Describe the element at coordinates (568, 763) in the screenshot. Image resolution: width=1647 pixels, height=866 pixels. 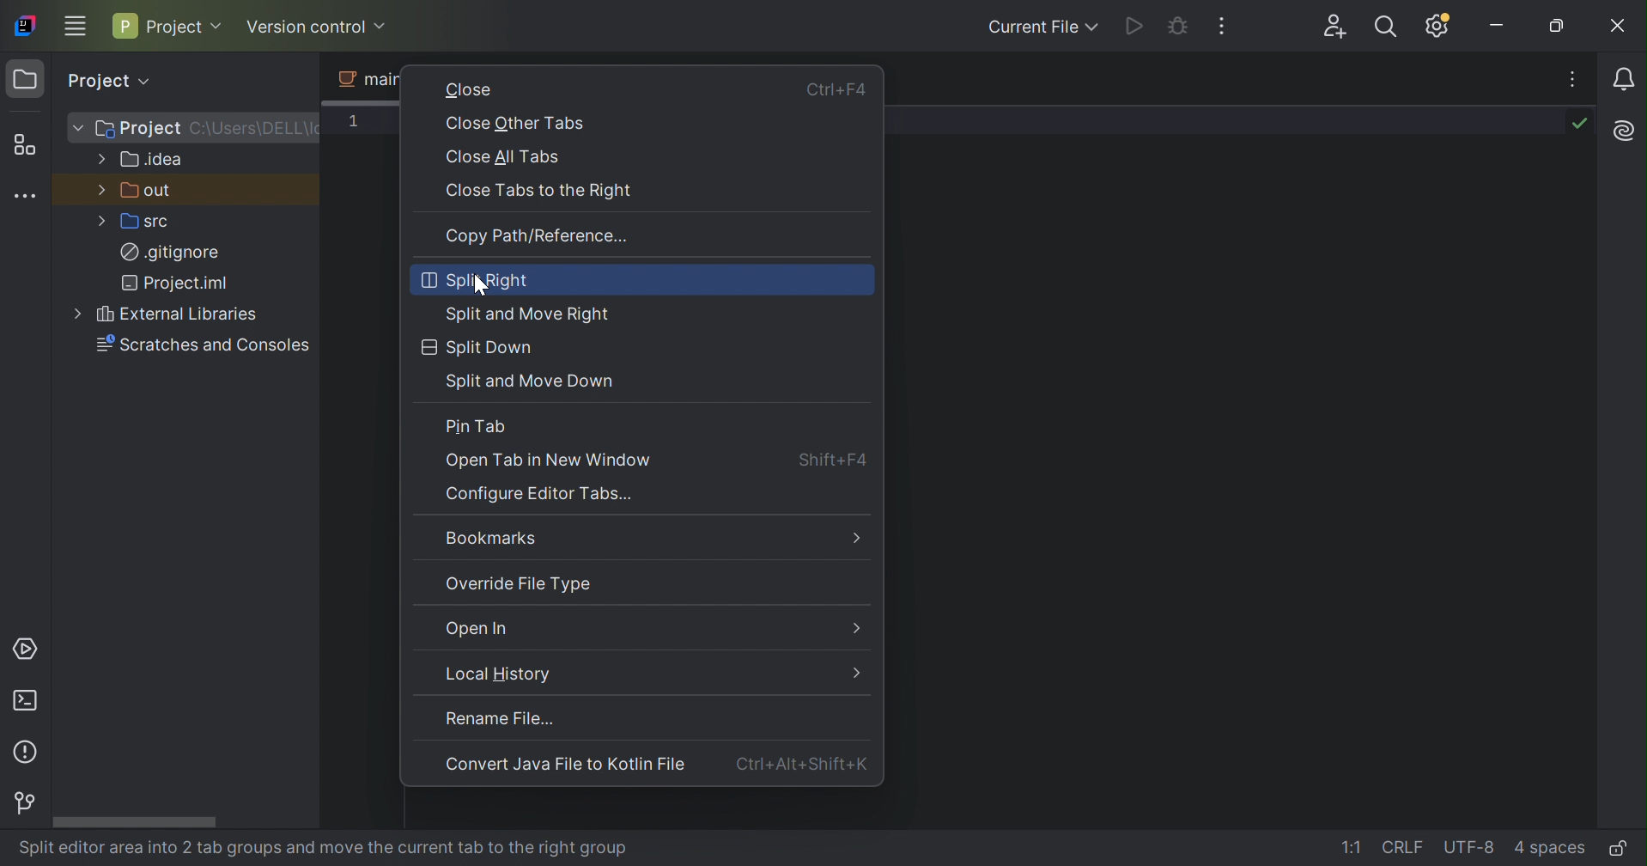
I see `Convert Java file to Kotlin file` at that location.